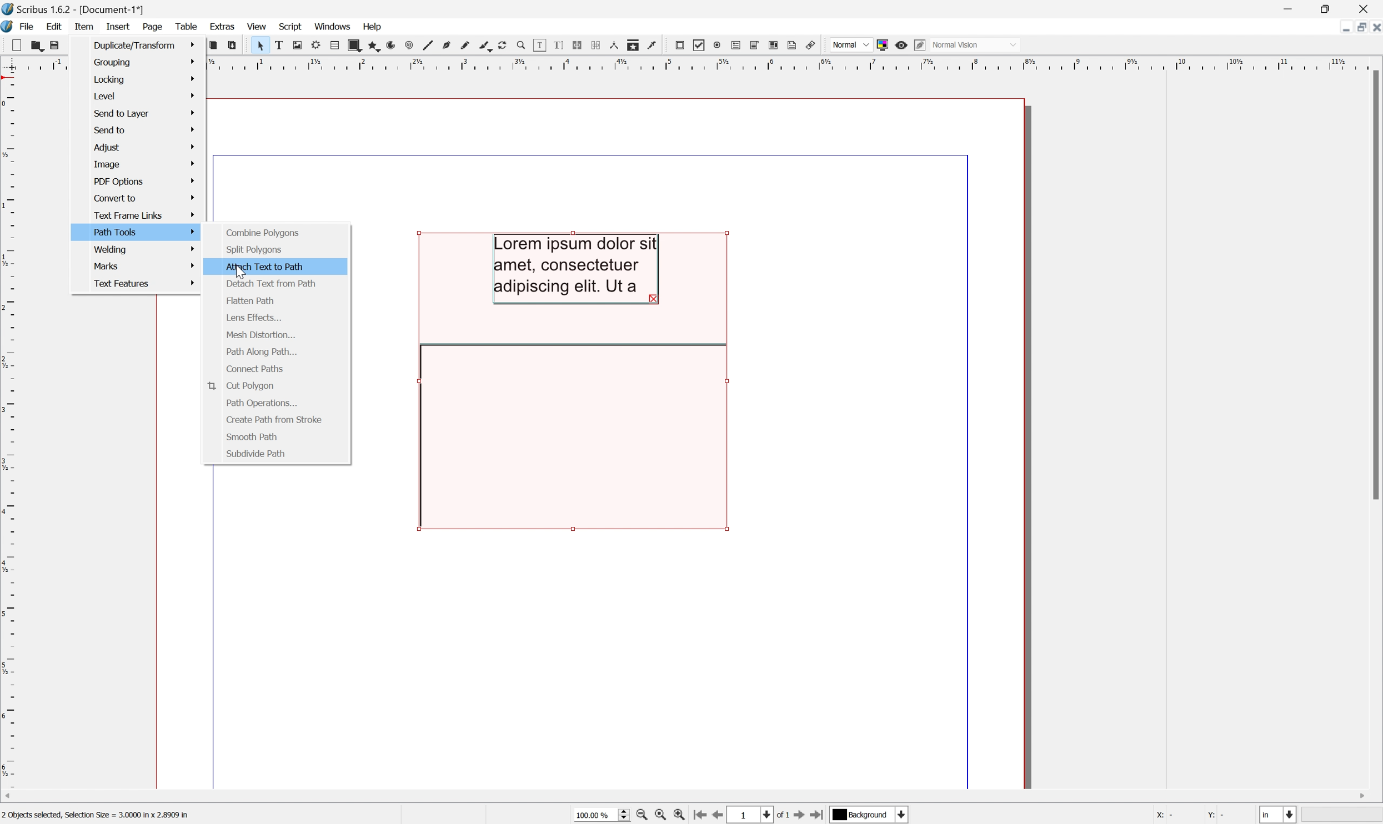 This screenshot has width=1383, height=824. I want to click on PDF Options, so click(142, 181).